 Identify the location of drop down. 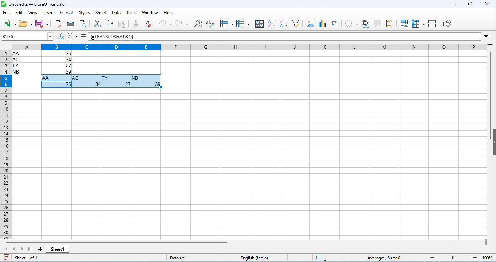
(487, 36).